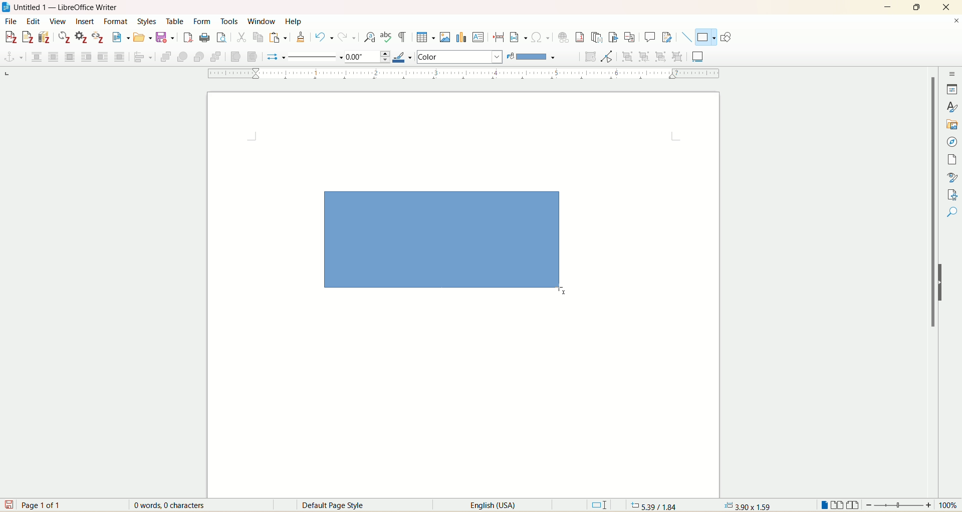 This screenshot has height=512, width=962. What do you see at coordinates (324, 37) in the screenshot?
I see `undo` at bounding box center [324, 37].